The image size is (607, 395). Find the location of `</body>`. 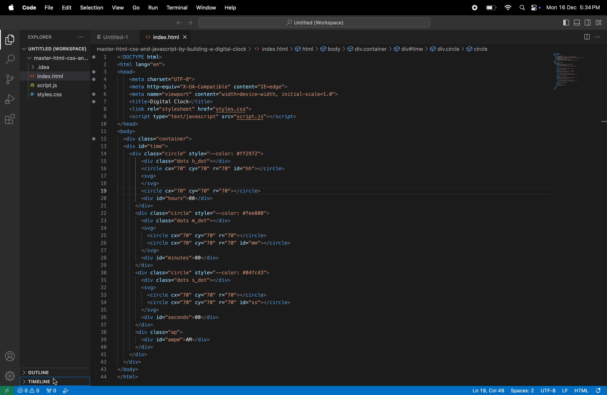

</body> is located at coordinates (130, 369).